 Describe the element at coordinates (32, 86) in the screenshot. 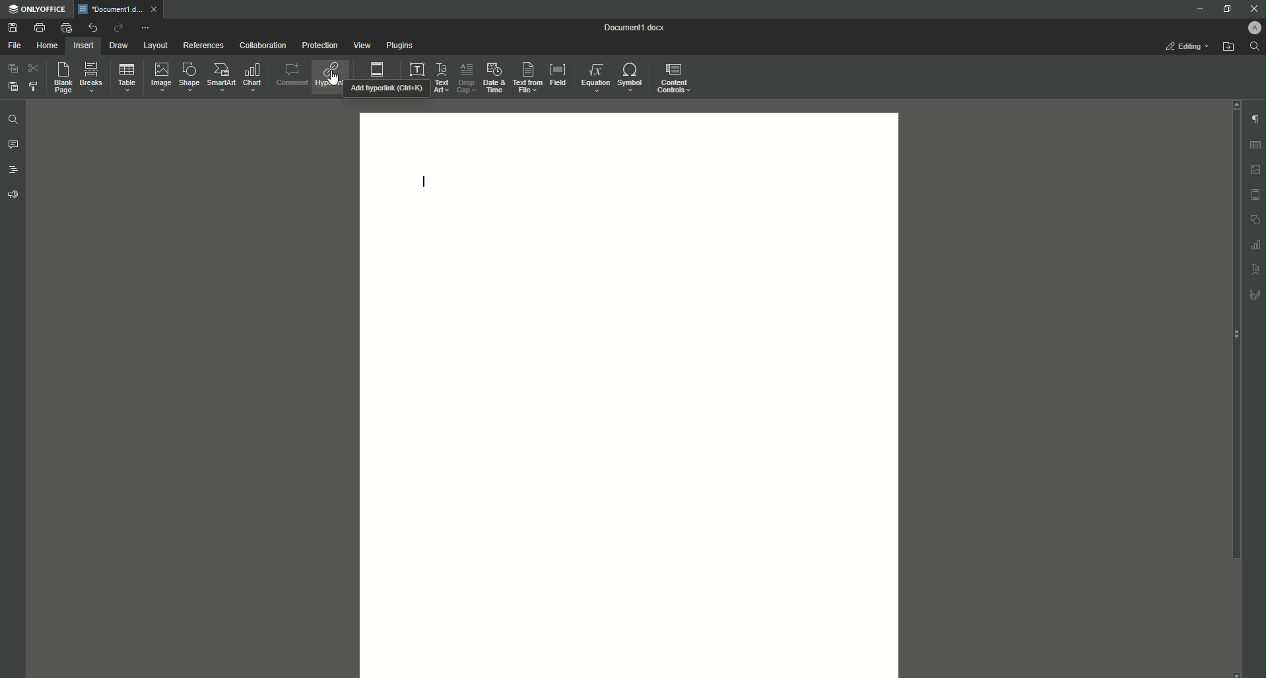

I see `Choose Styling` at that location.